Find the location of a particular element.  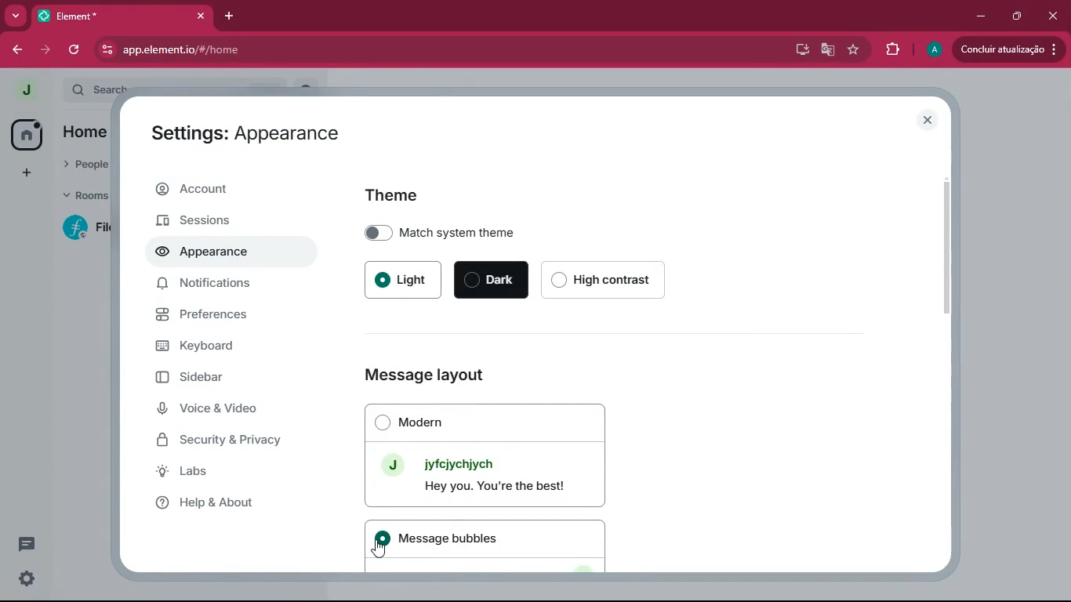

Account is located at coordinates (214, 187).